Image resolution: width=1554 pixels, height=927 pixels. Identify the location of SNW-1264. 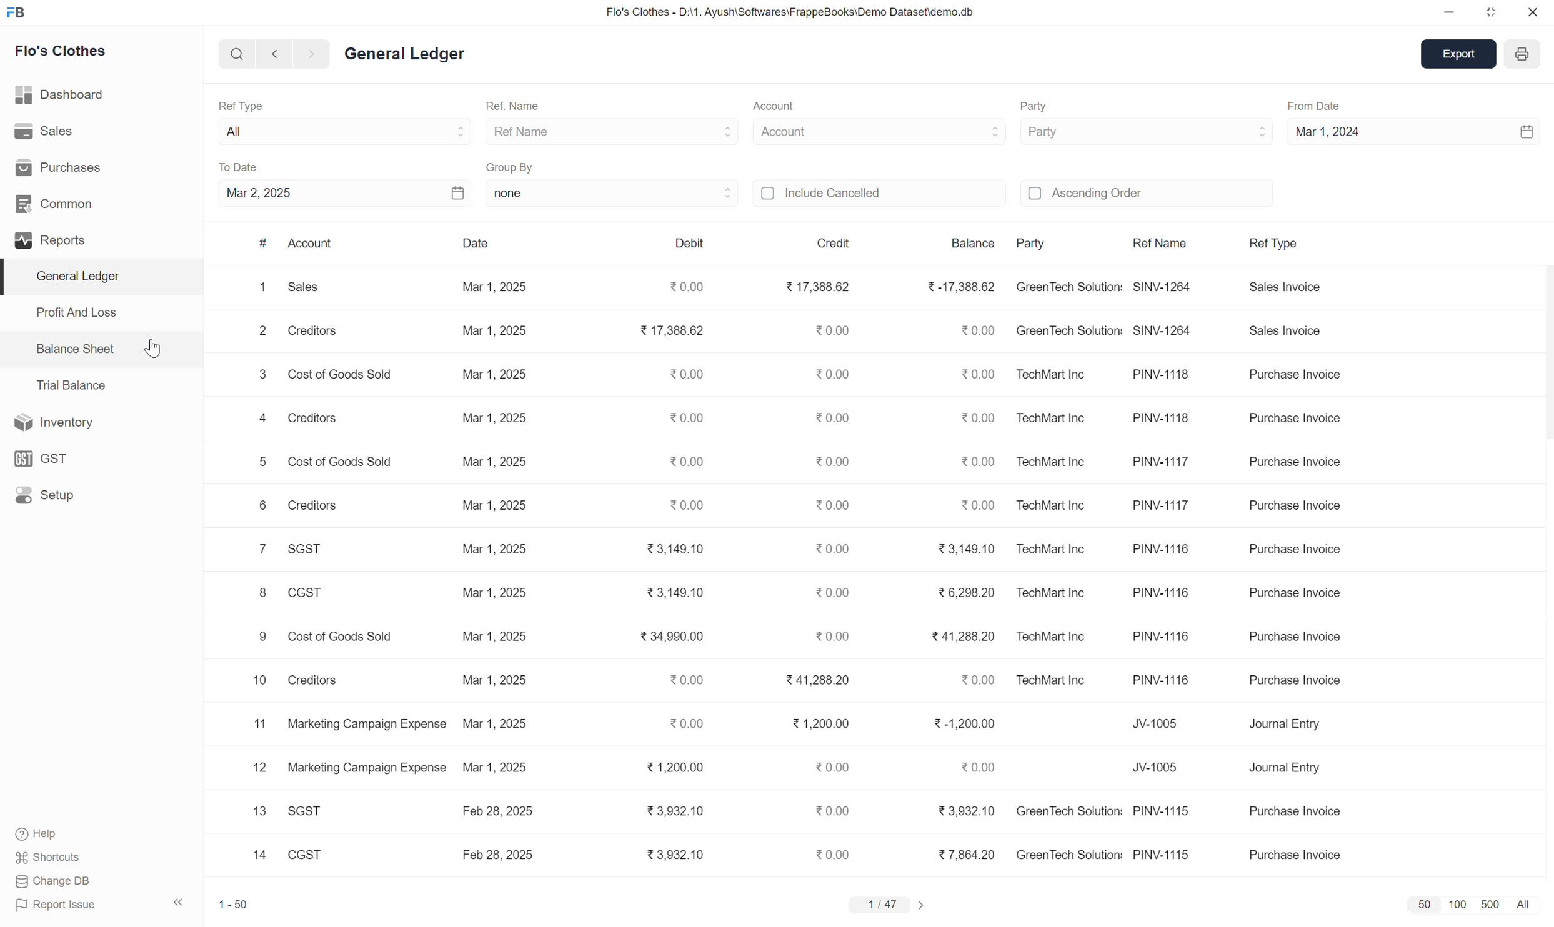
(1164, 284).